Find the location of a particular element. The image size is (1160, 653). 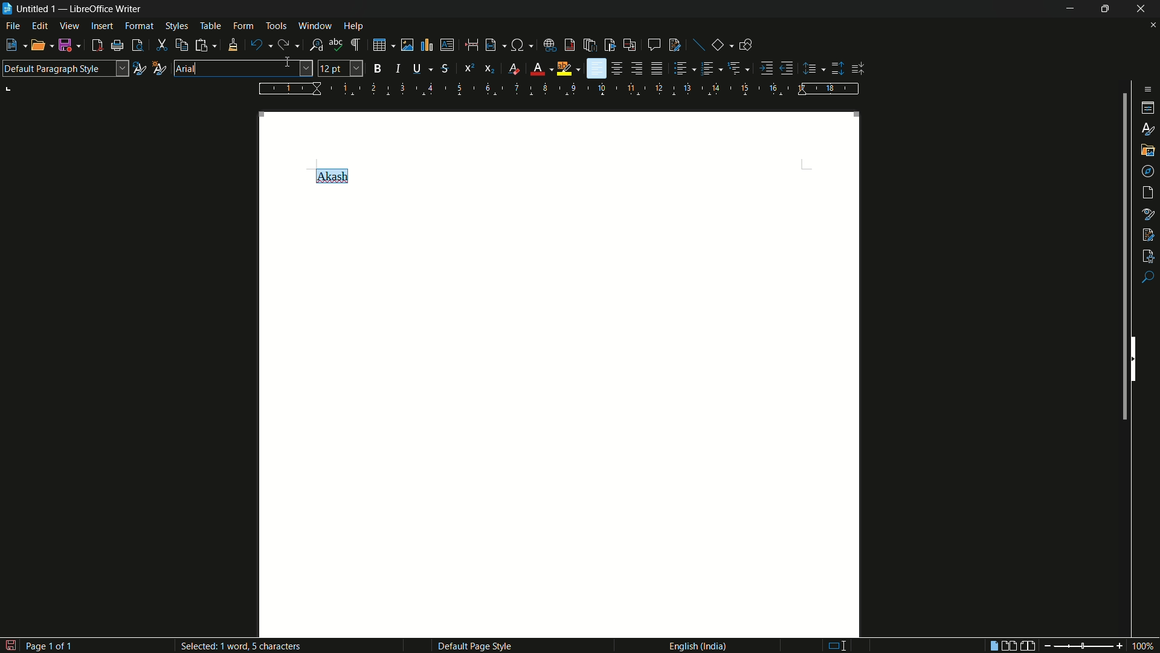

select outline format is located at coordinates (735, 68).